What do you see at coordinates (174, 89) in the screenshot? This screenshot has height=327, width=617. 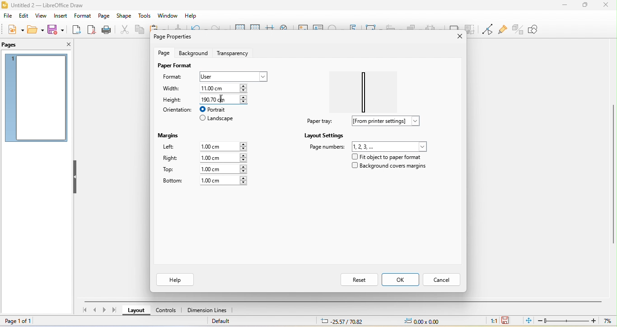 I see `width` at bounding box center [174, 89].